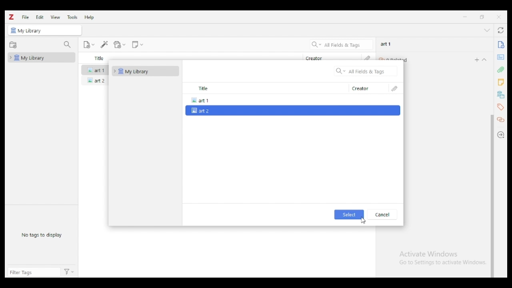  What do you see at coordinates (499, 17) in the screenshot?
I see `close` at bounding box center [499, 17].